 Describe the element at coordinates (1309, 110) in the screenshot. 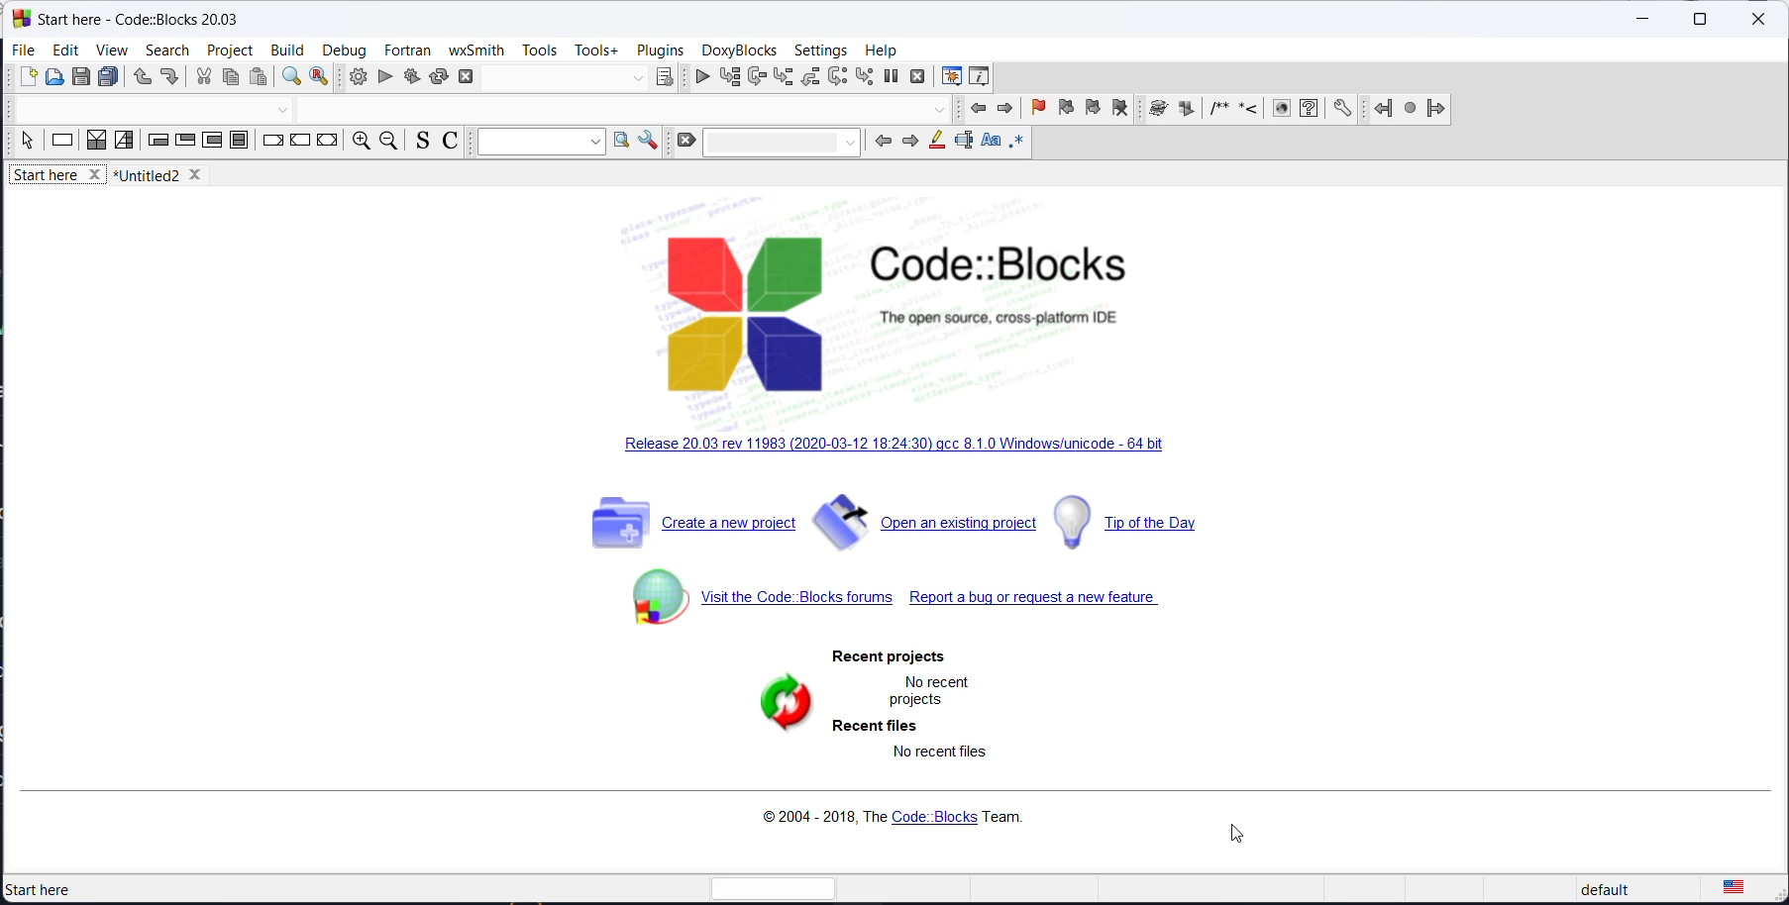

I see `faq` at that location.